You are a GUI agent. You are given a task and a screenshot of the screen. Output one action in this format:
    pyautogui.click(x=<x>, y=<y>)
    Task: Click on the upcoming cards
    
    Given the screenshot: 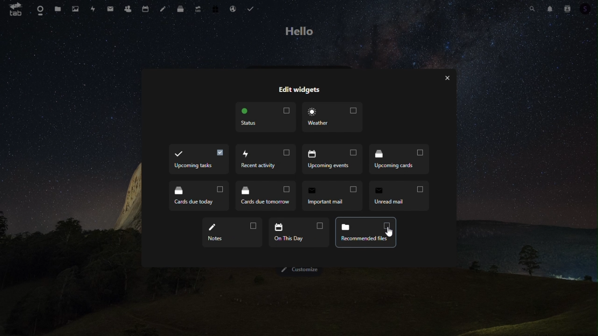 What is the action you would take?
    pyautogui.click(x=334, y=161)
    